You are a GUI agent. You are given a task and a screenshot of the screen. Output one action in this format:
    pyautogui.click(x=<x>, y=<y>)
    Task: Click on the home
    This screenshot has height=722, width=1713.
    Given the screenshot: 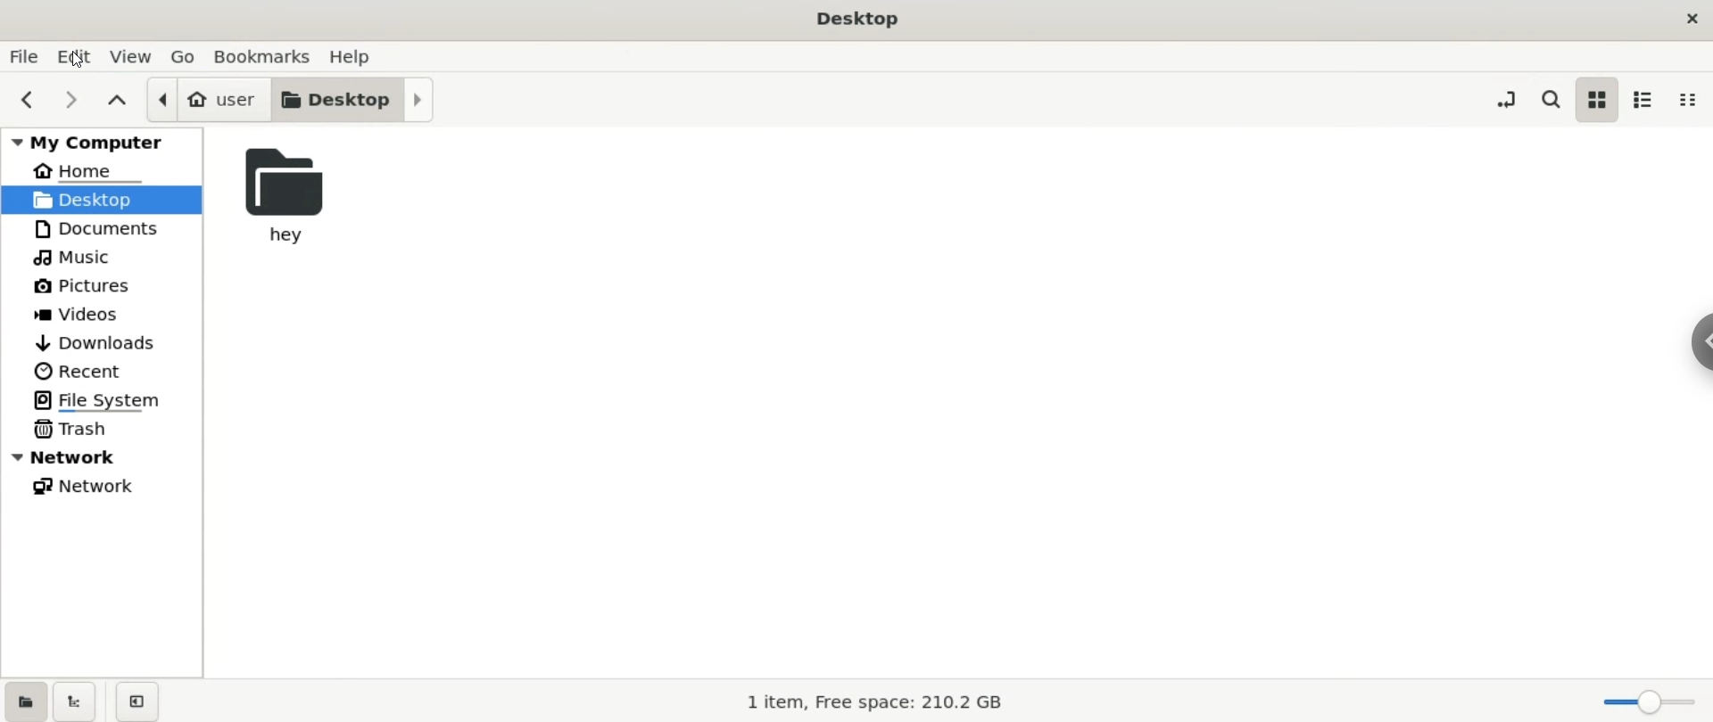 What is the action you would take?
    pyautogui.click(x=86, y=171)
    